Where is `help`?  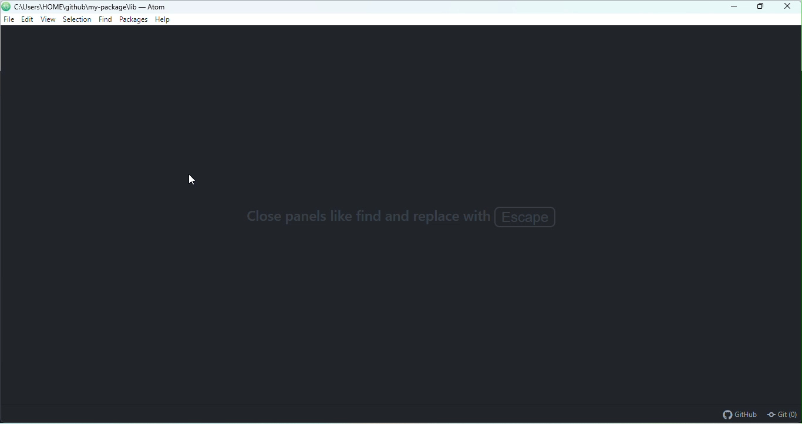 help is located at coordinates (163, 19).